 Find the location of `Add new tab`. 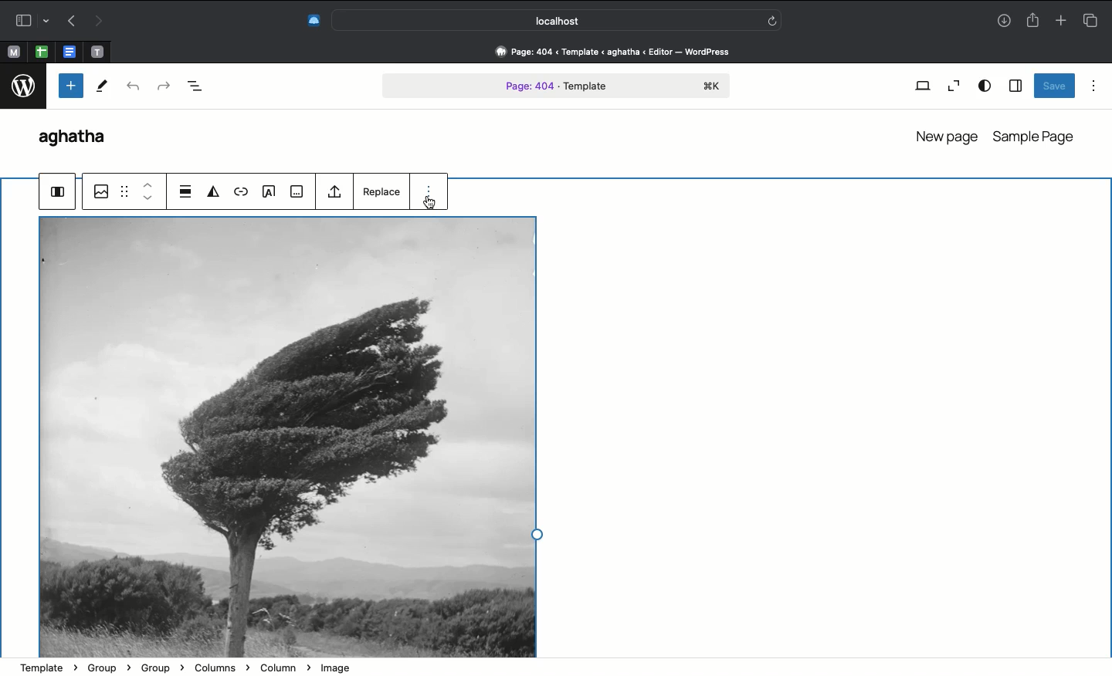

Add new tab is located at coordinates (1060, 18).